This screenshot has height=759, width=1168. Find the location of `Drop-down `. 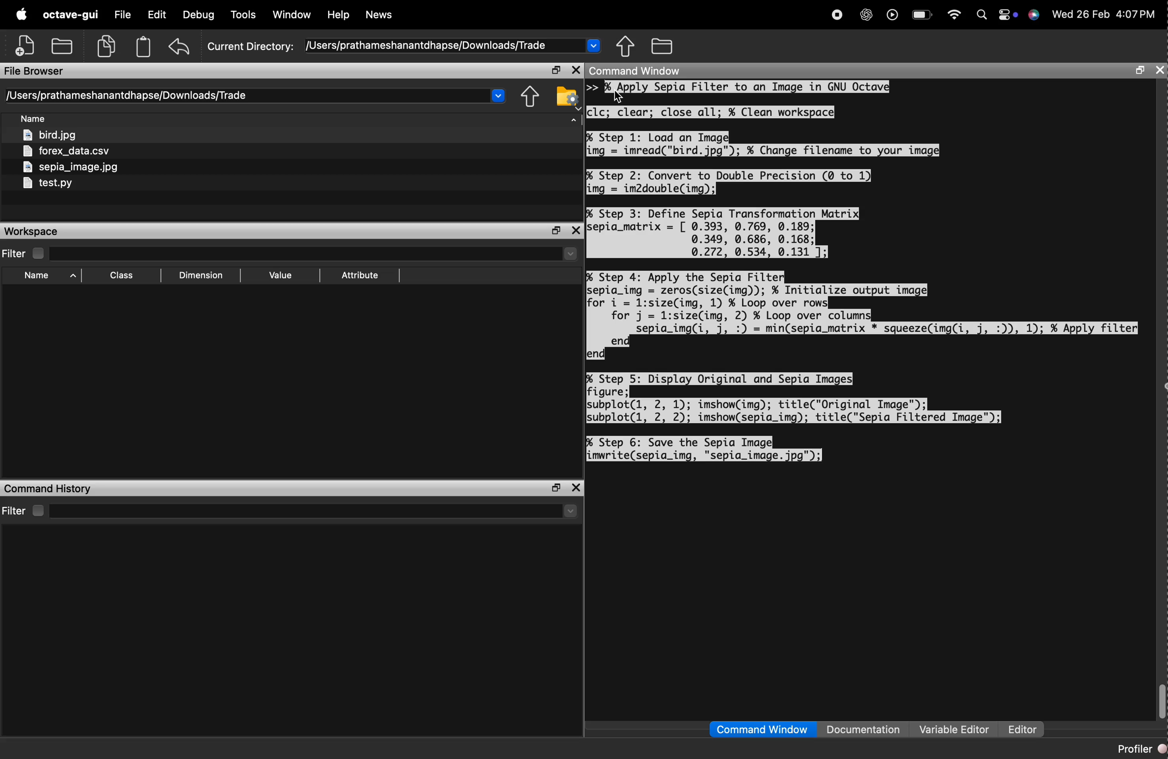

Drop-down  is located at coordinates (572, 511).